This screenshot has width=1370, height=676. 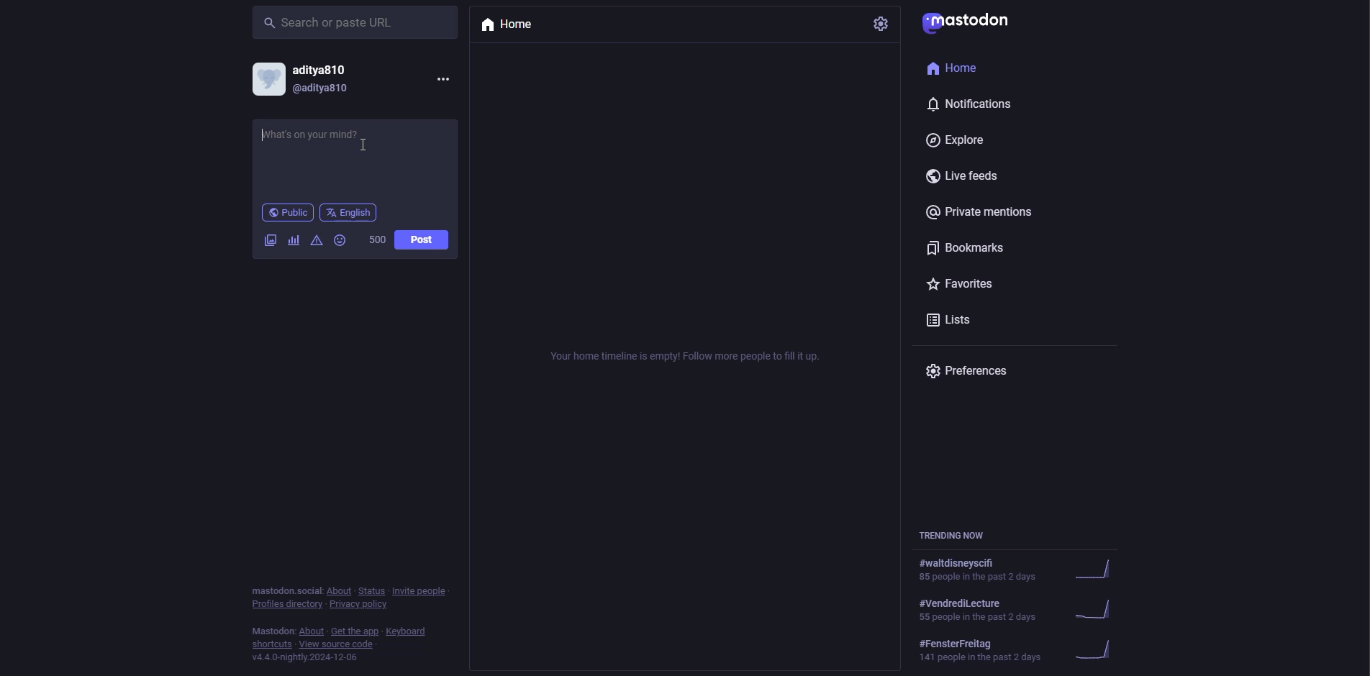 What do you see at coordinates (341, 625) in the screenshot?
I see `info` at bounding box center [341, 625].